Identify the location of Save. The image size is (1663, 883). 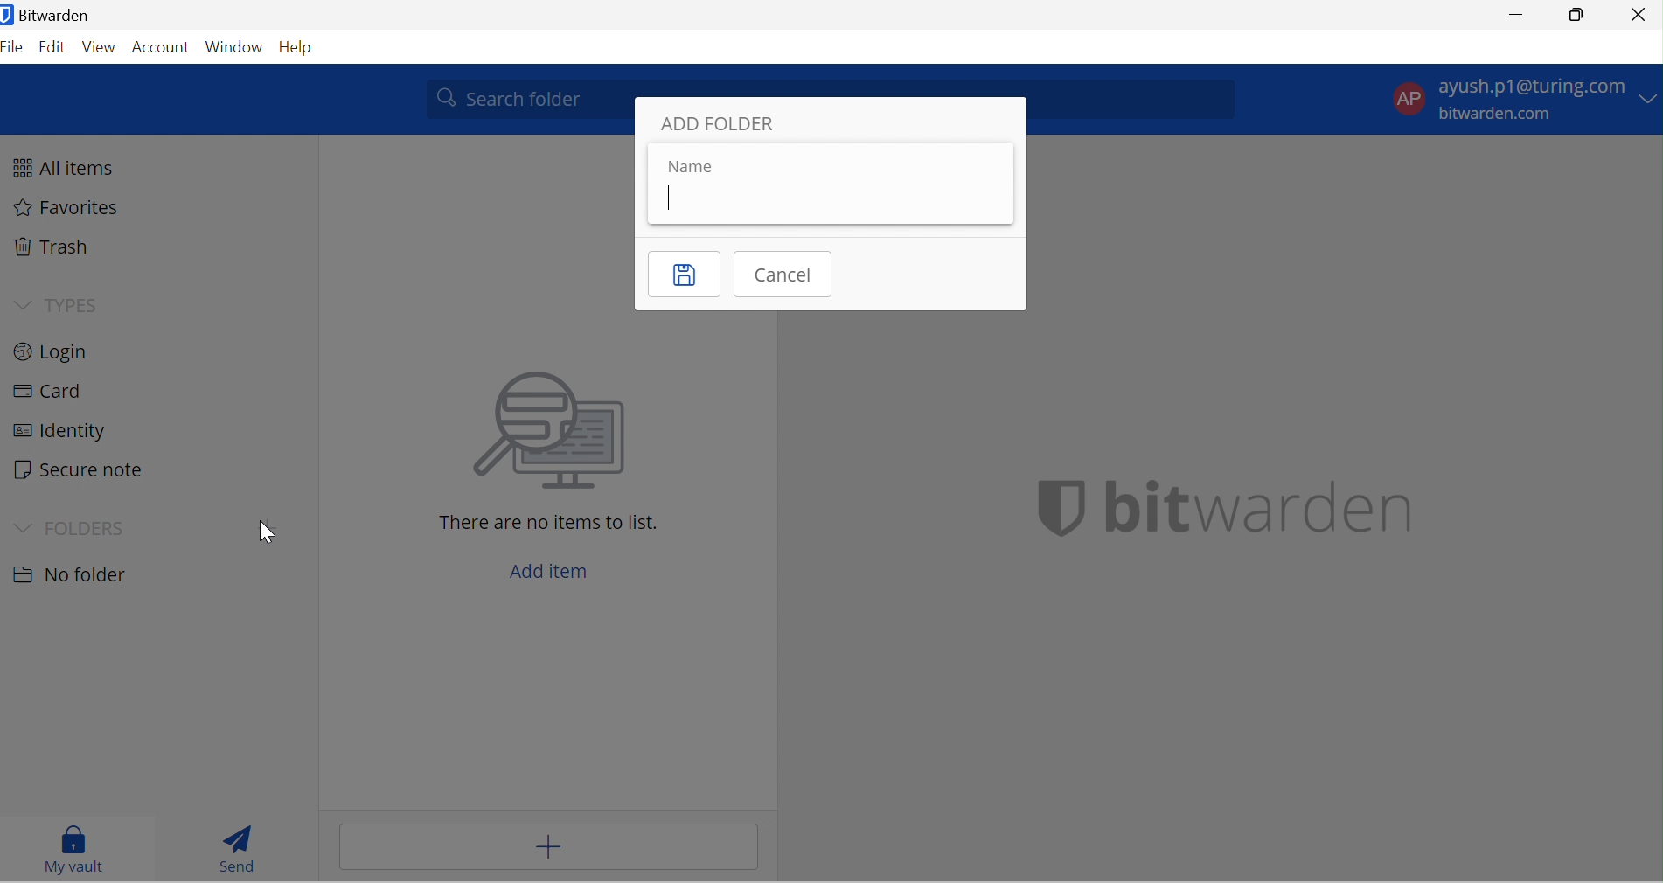
(685, 273).